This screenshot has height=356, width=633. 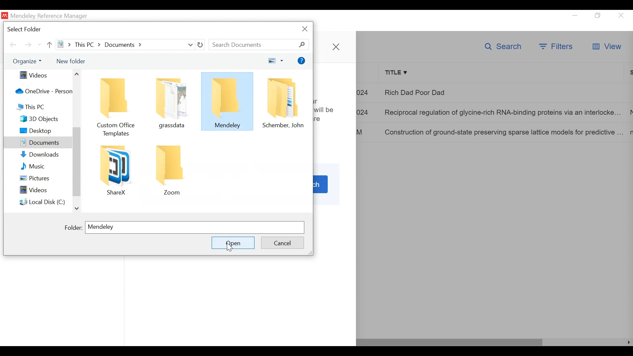 What do you see at coordinates (44, 179) in the screenshot?
I see `Pictures` at bounding box center [44, 179].